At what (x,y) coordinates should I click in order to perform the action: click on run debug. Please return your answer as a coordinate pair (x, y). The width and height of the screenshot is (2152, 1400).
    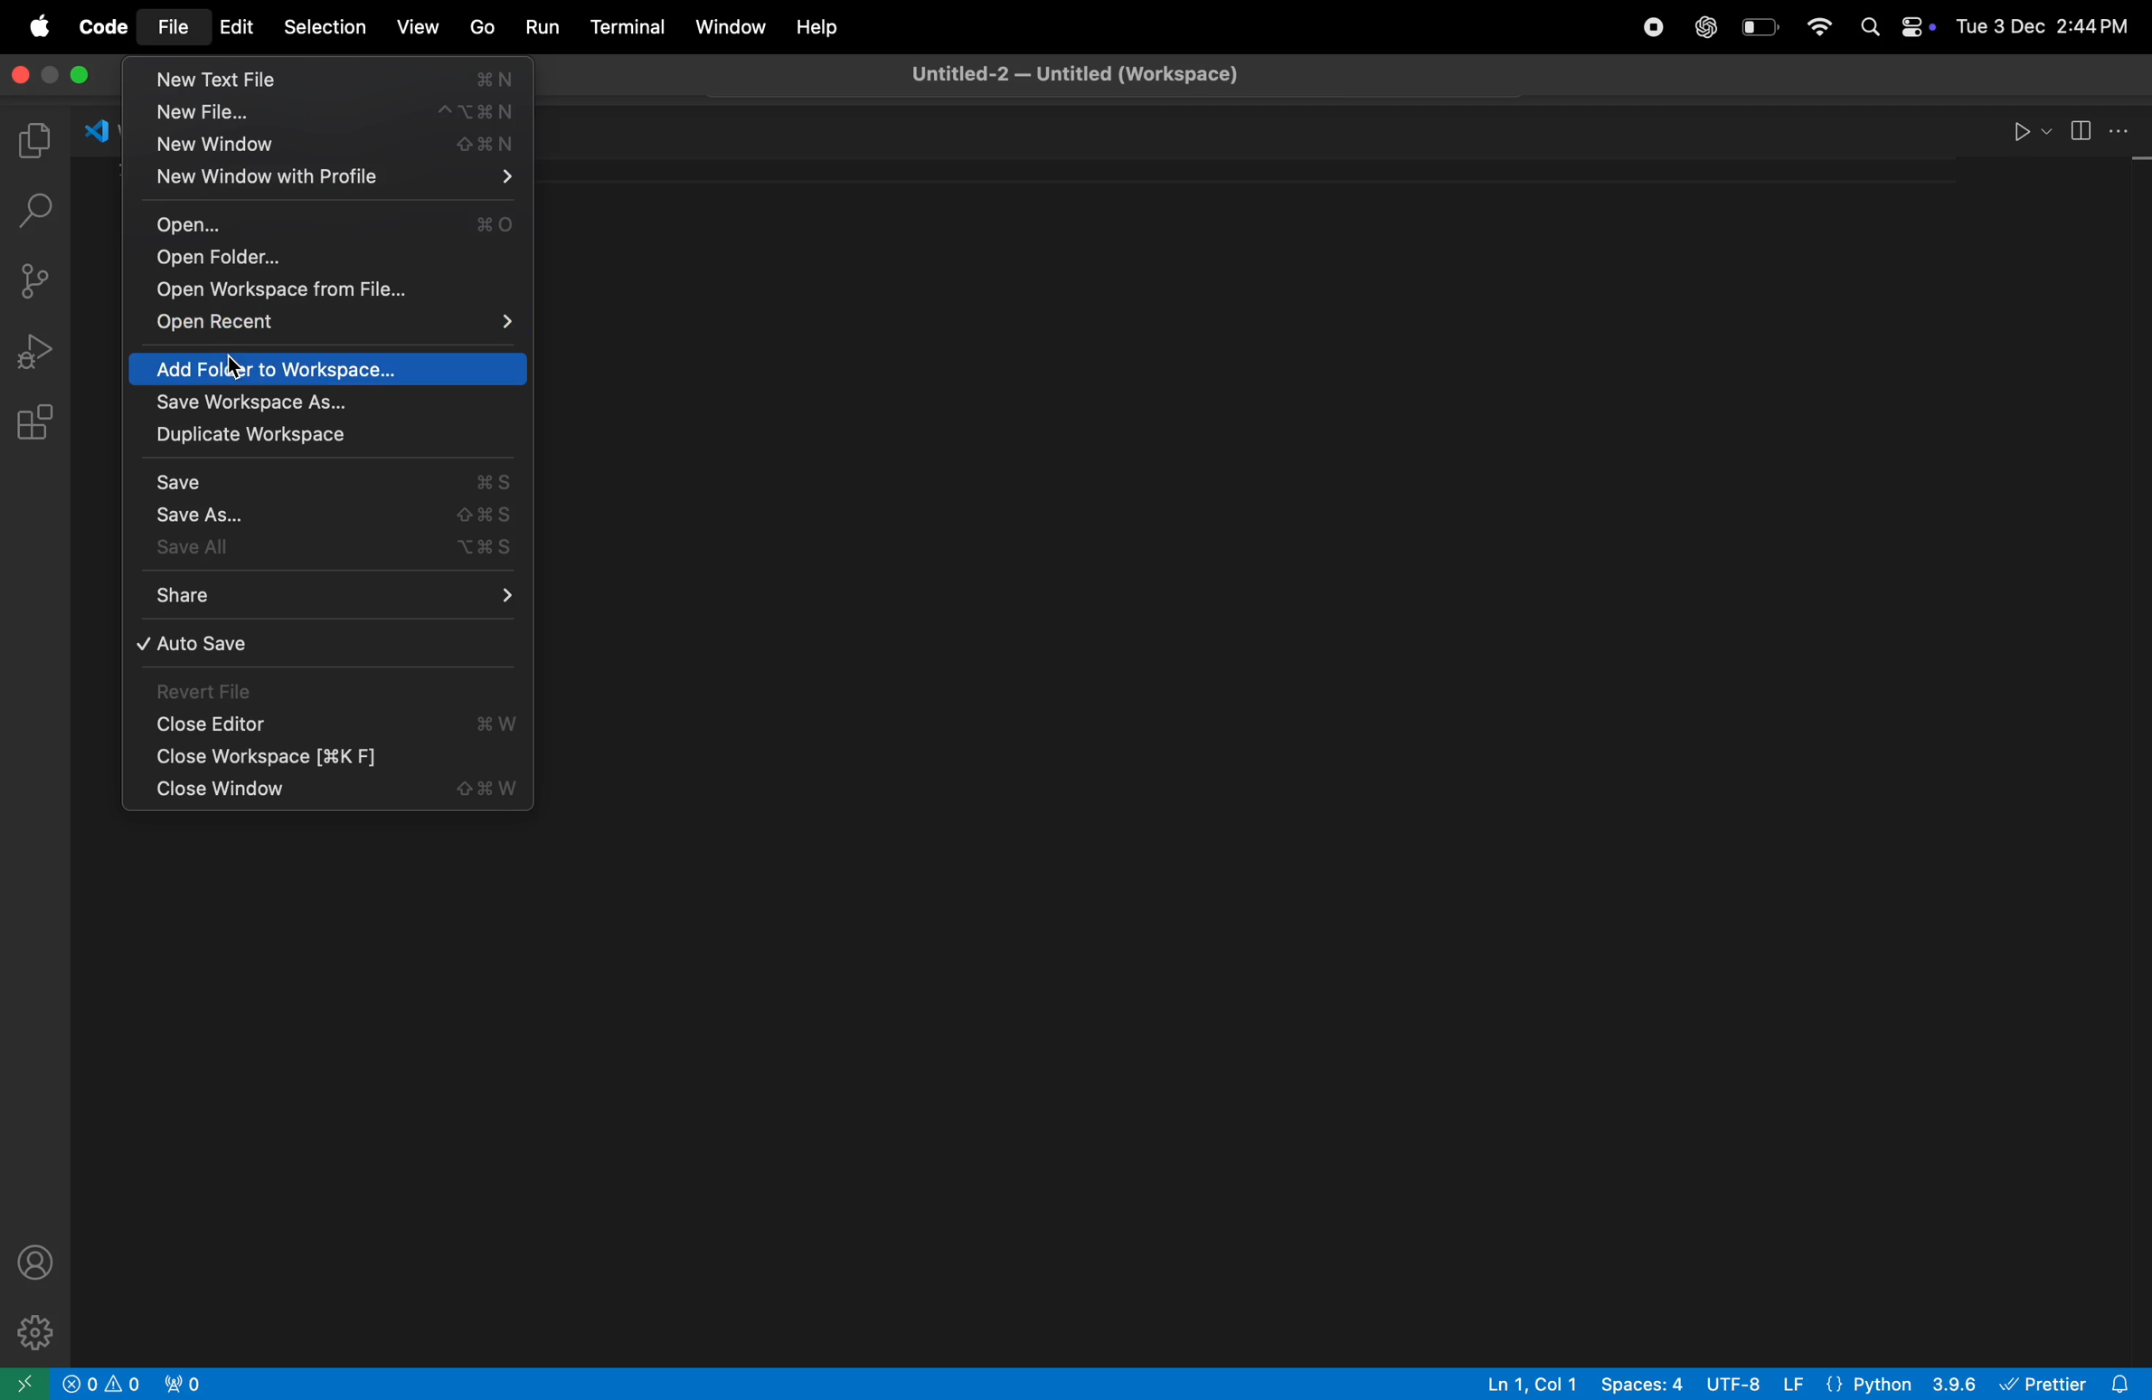
    Looking at the image, I should click on (38, 345).